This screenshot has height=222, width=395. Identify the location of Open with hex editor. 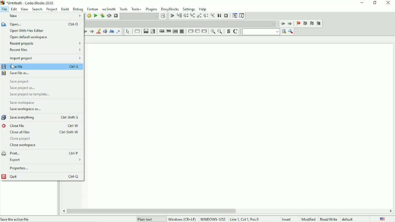
(26, 31).